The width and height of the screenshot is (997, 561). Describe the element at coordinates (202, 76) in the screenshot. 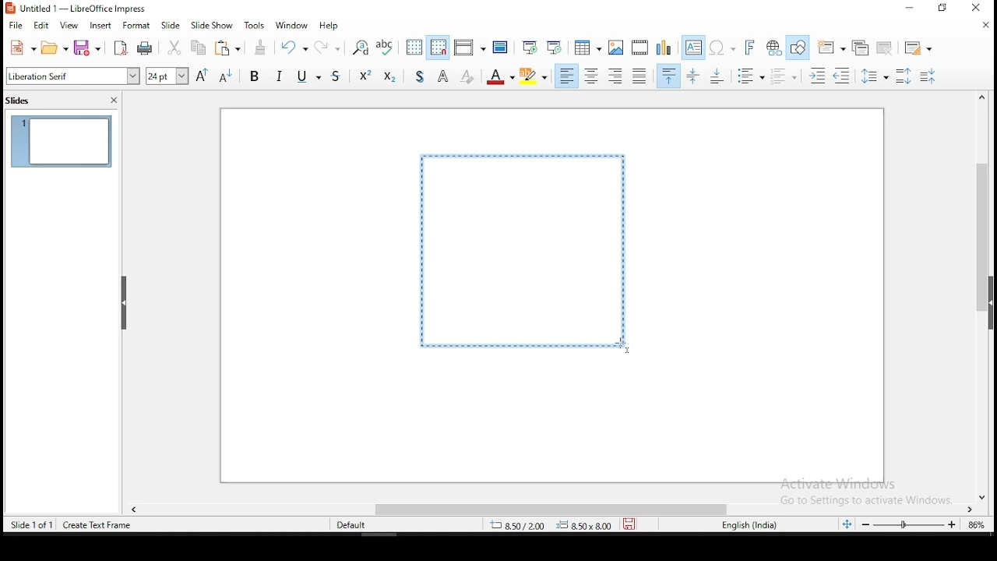

I see `increase font size` at that location.